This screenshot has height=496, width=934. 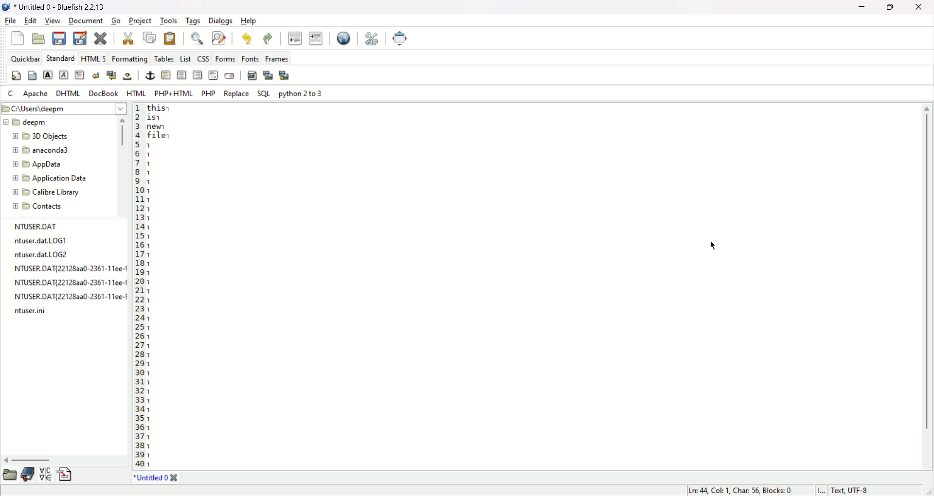 What do you see at coordinates (164, 57) in the screenshot?
I see `Tables` at bounding box center [164, 57].